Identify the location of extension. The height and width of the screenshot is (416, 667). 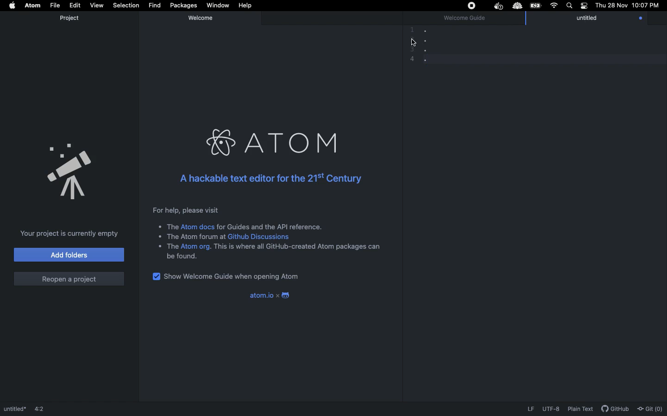
(518, 6).